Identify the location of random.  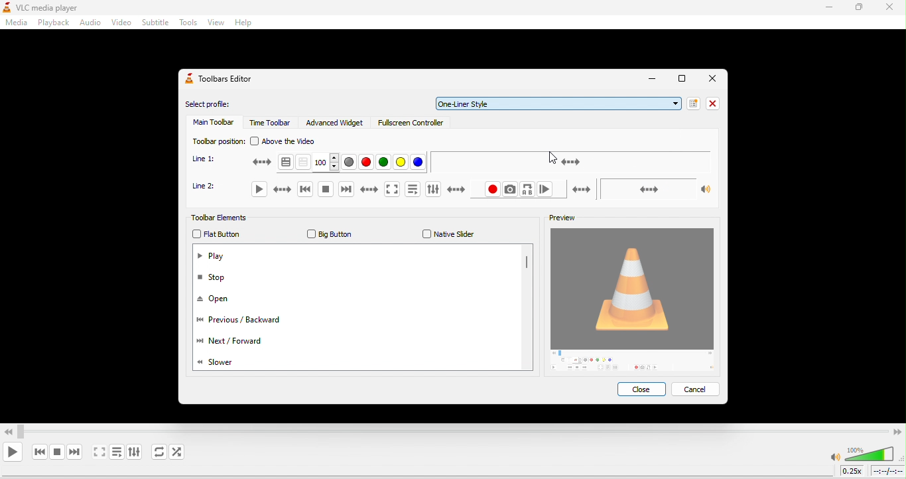
(182, 453).